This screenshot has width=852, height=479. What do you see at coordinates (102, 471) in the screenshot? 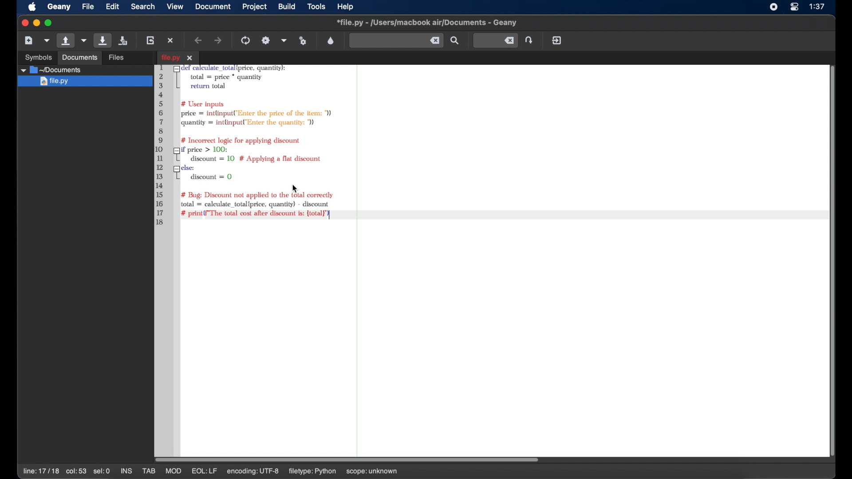
I see `sel:0` at bounding box center [102, 471].